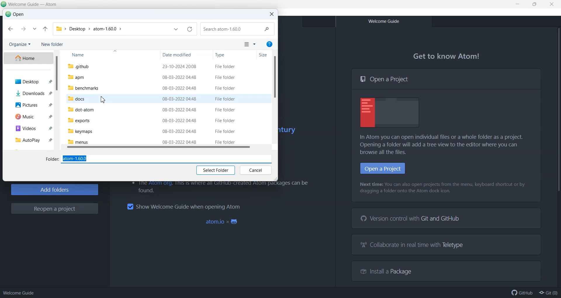 The image size is (561, 298). Describe the element at coordinates (225, 142) in the screenshot. I see `File Folder` at that location.